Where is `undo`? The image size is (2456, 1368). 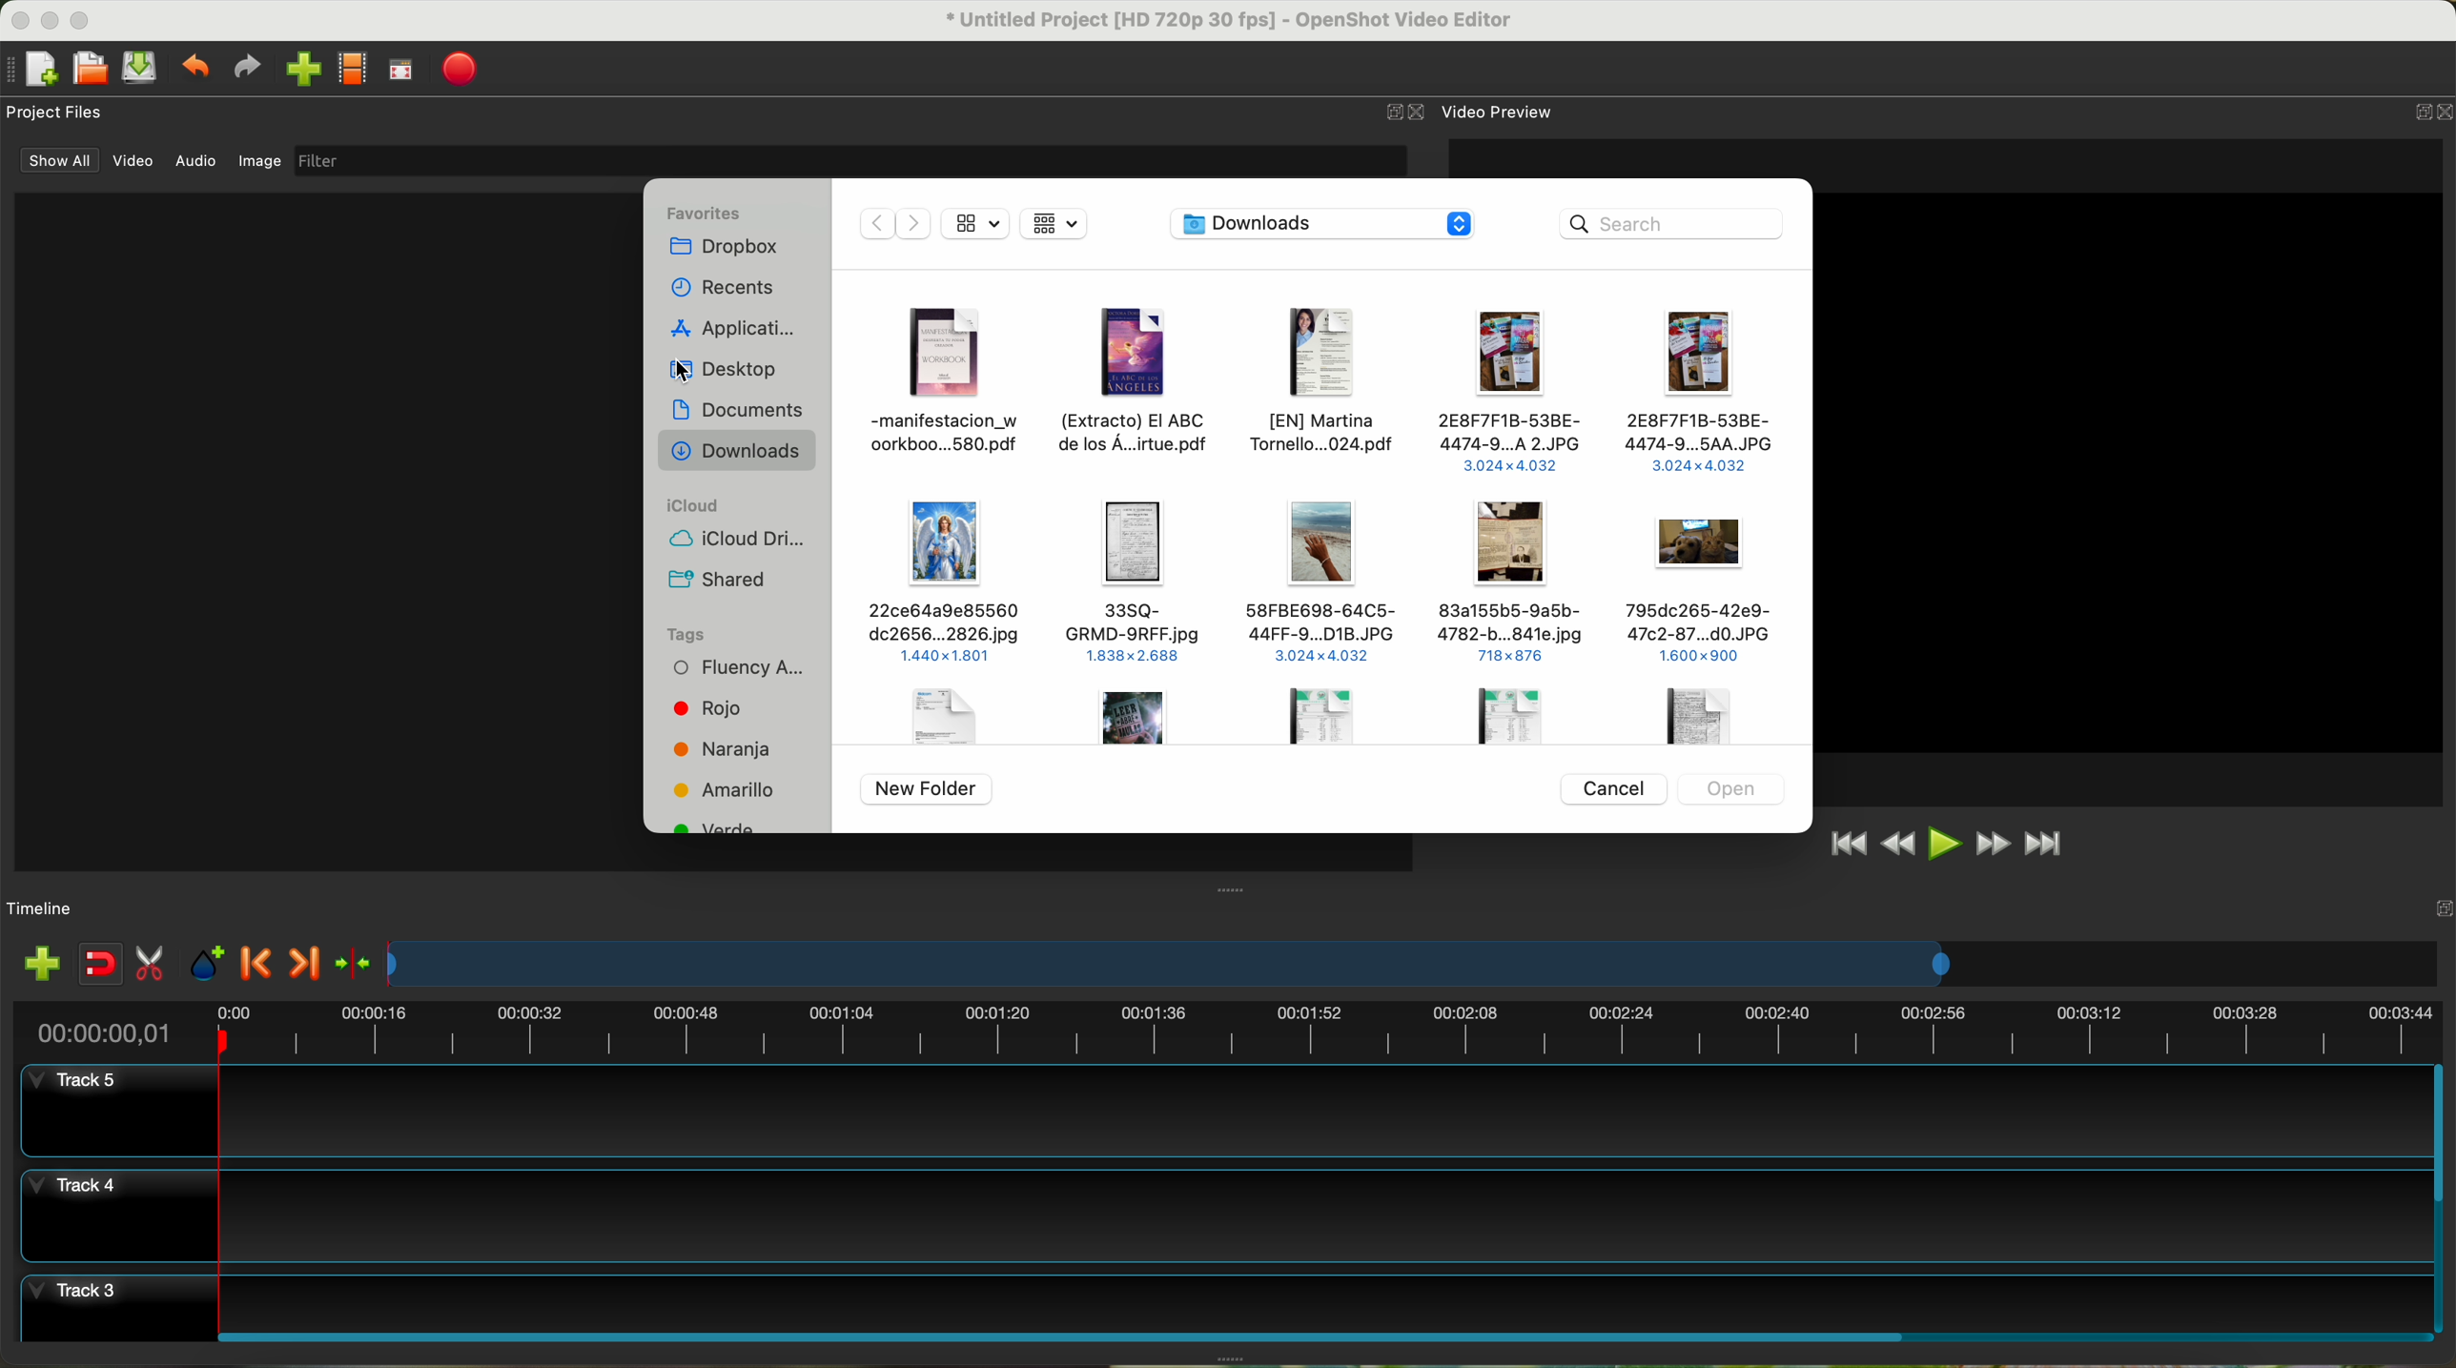
undo is located at coordinates (194, 65).